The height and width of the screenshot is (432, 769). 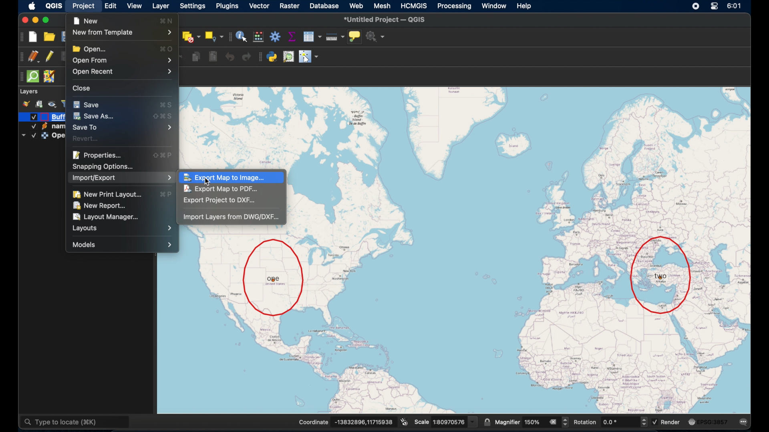 What do you see at coordinates (196, 57) in the screenshot?
I see `copy features` at bounding box center [196, 57].